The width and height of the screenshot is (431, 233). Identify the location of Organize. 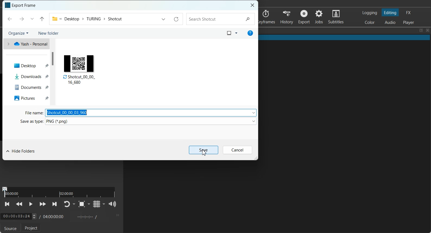
(18, 33).